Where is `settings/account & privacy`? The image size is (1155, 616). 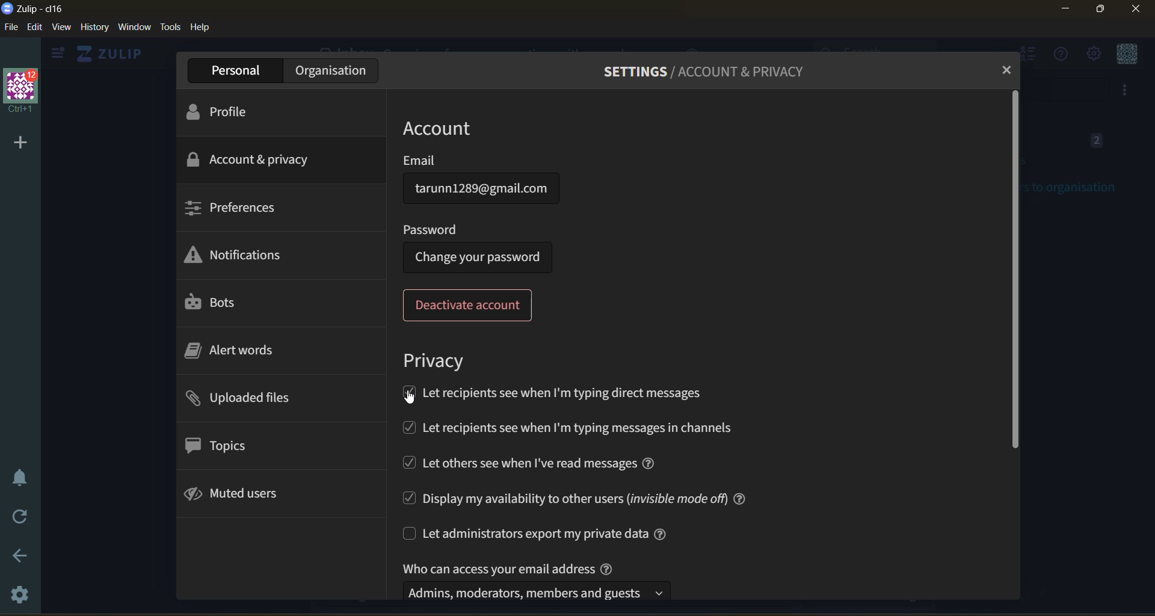
settings/account & privacy is located at coordinates (715, 71).